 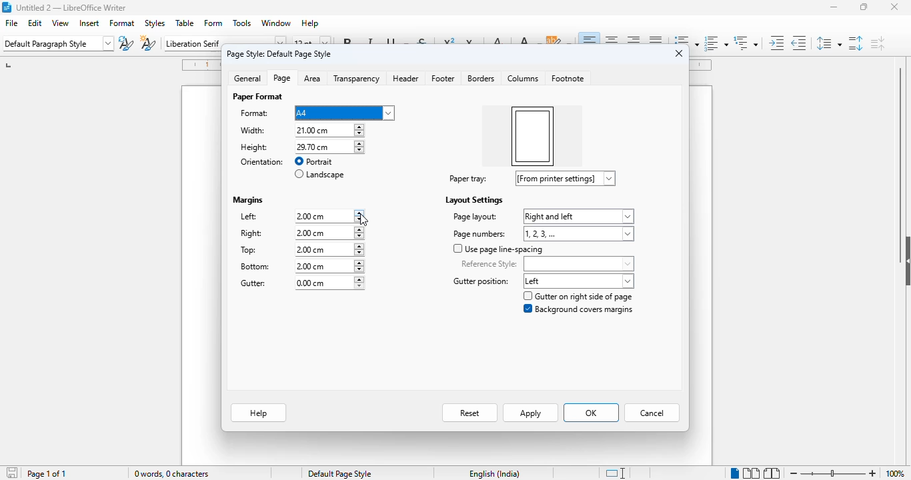 I want to click on reset, so click(x=468, y=413).